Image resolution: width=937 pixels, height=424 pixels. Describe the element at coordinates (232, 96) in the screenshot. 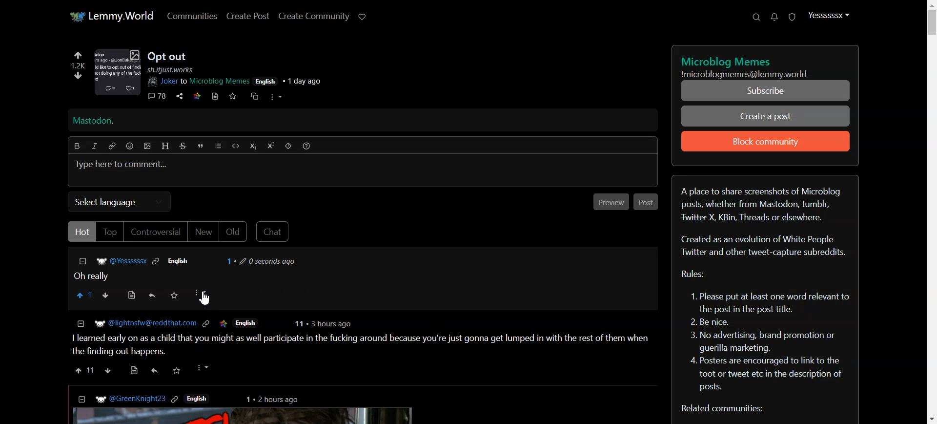

I see `save` at that location.